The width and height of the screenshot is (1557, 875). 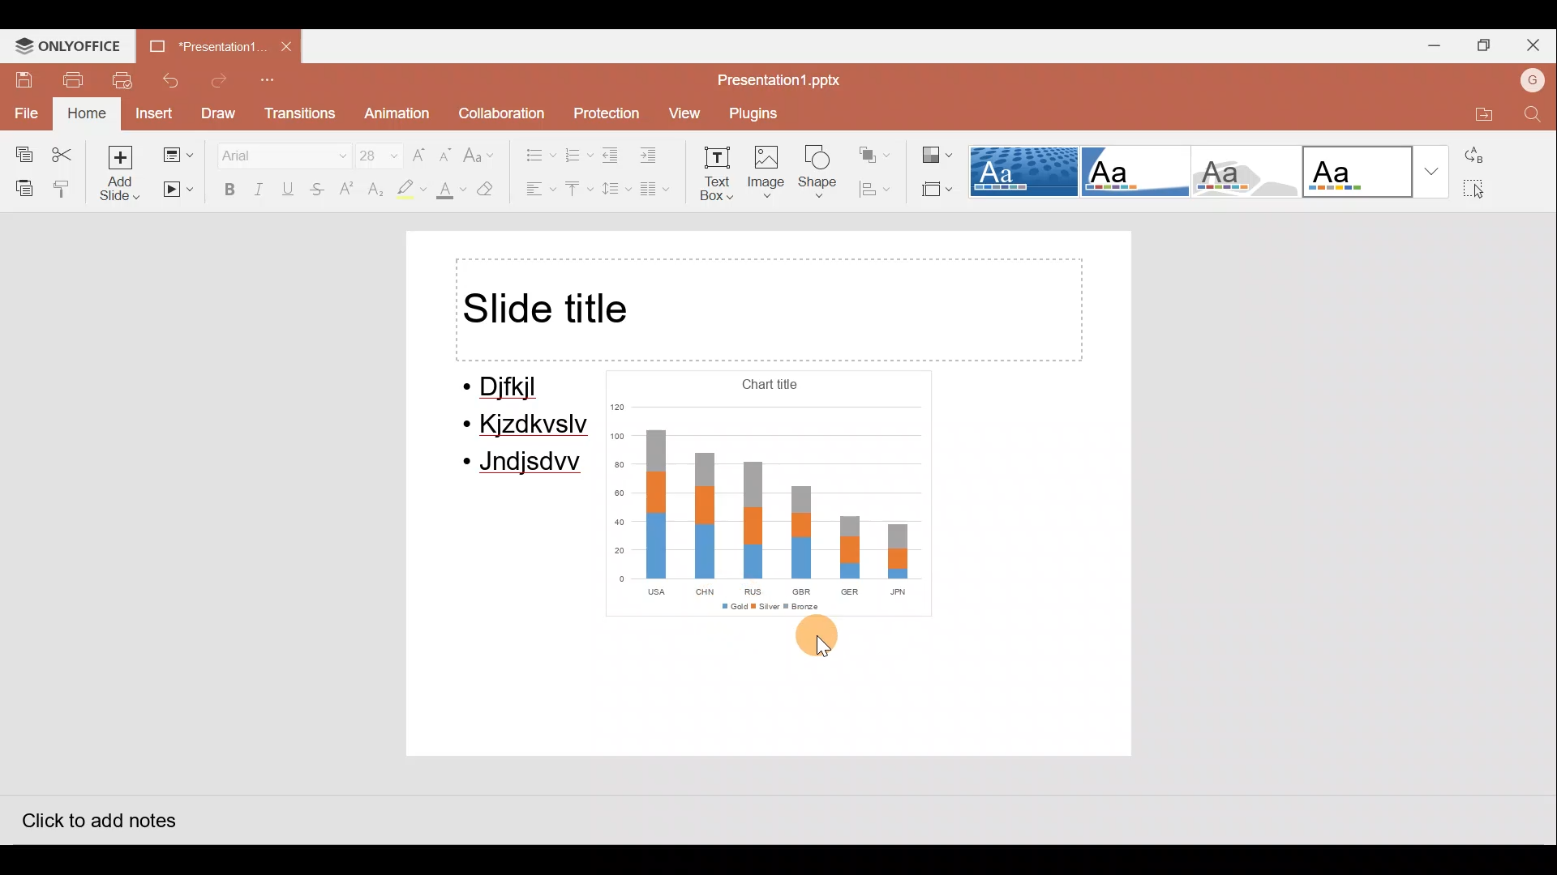 What do you see at coordinates (1482, 155) in the screenshot?
I see `Replace` at bounding box center [1482, 155].